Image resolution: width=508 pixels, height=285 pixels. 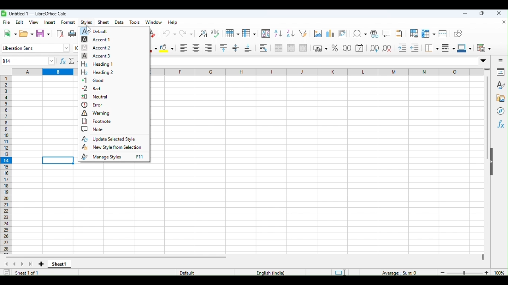 I want to click on Insert image, so click(x=318, y=33).